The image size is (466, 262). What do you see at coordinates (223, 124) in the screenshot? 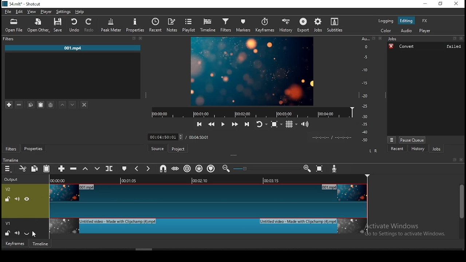
I see `play/pause` at bounding box center [223, 124].